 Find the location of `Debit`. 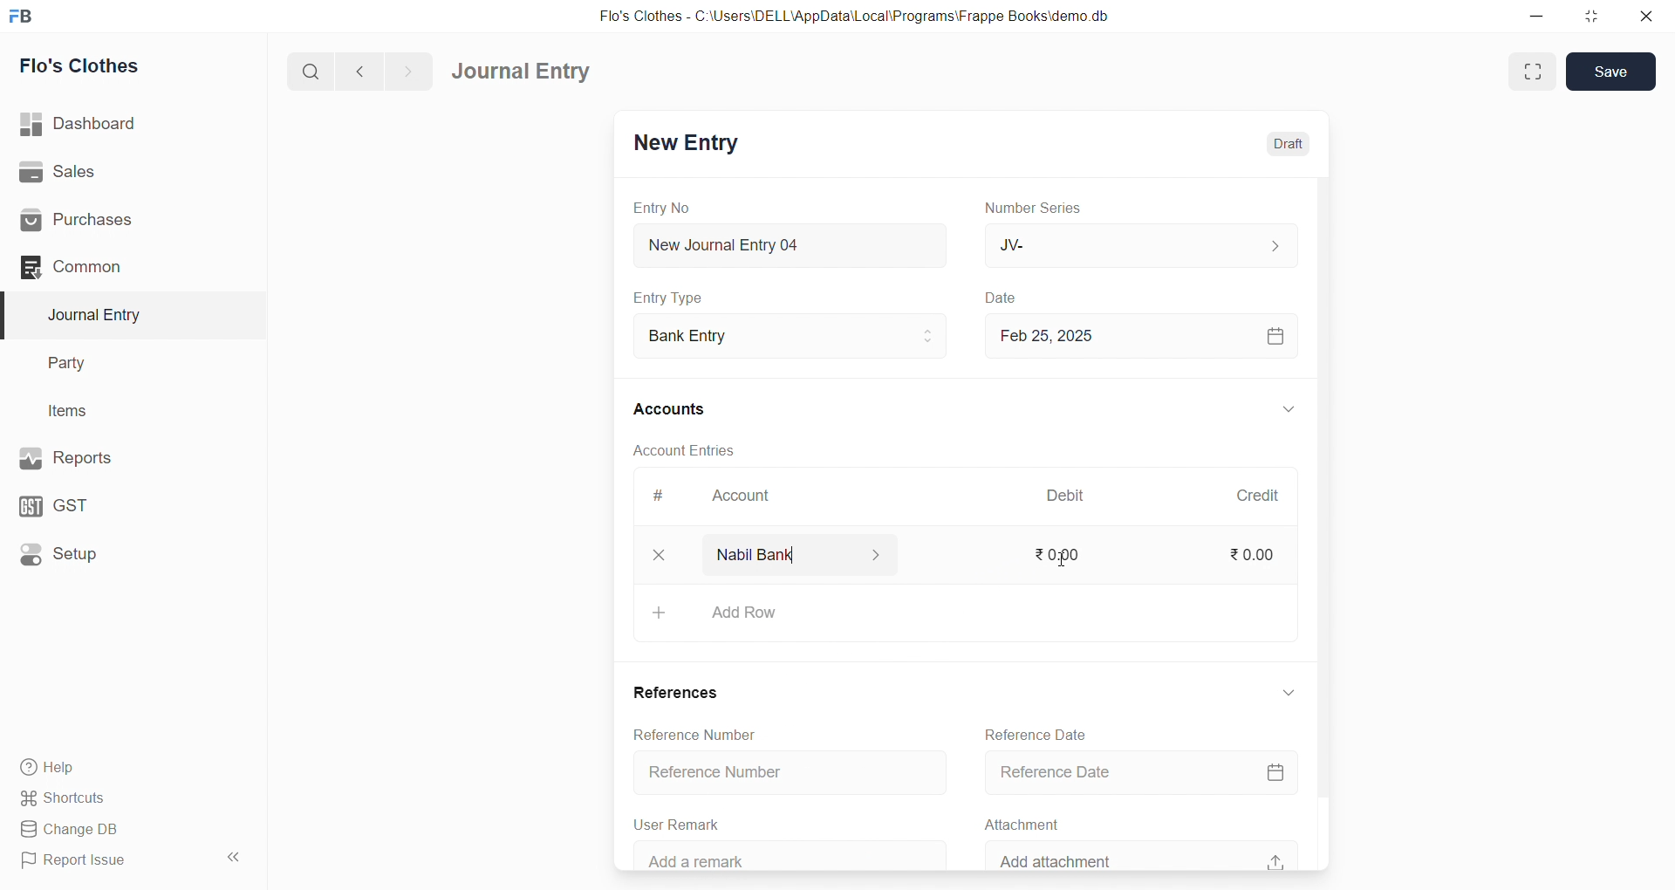

Debit is located at coordinates (1066, 497).